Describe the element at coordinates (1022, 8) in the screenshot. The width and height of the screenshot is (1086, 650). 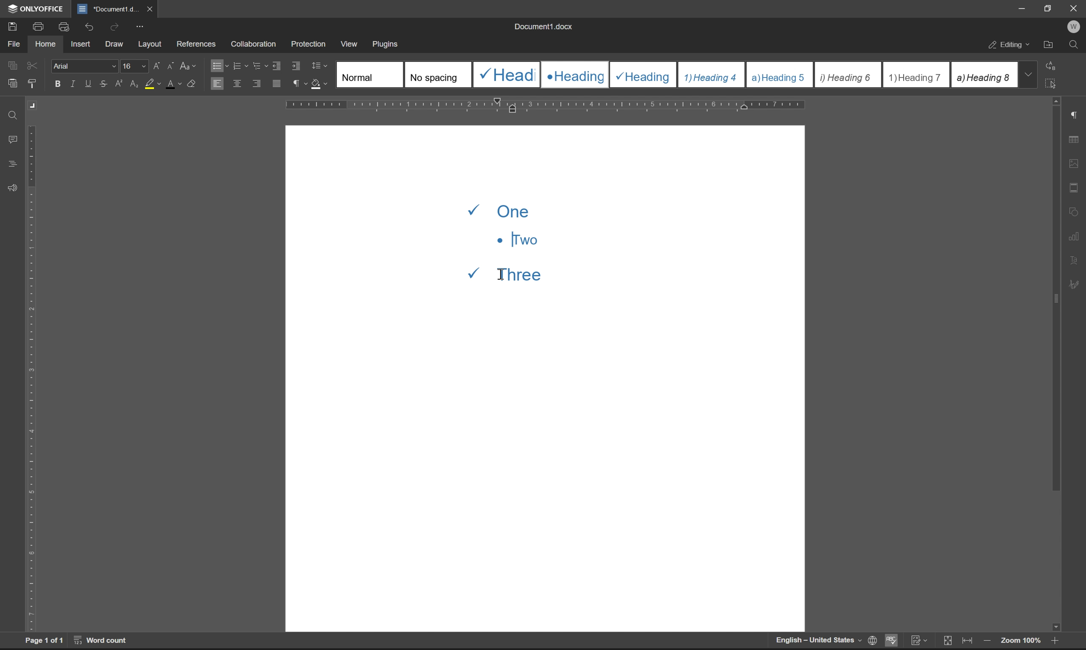
I see `minimize` at that location.